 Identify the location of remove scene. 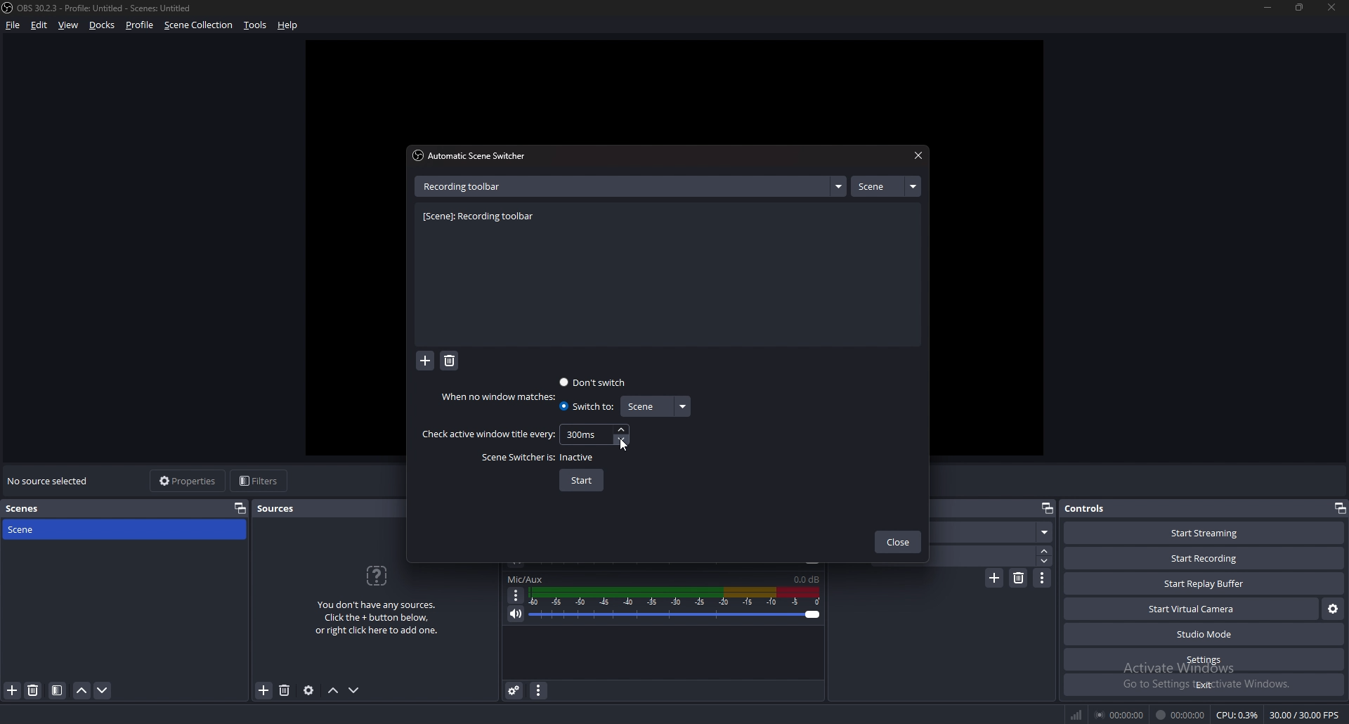
(33, 690).